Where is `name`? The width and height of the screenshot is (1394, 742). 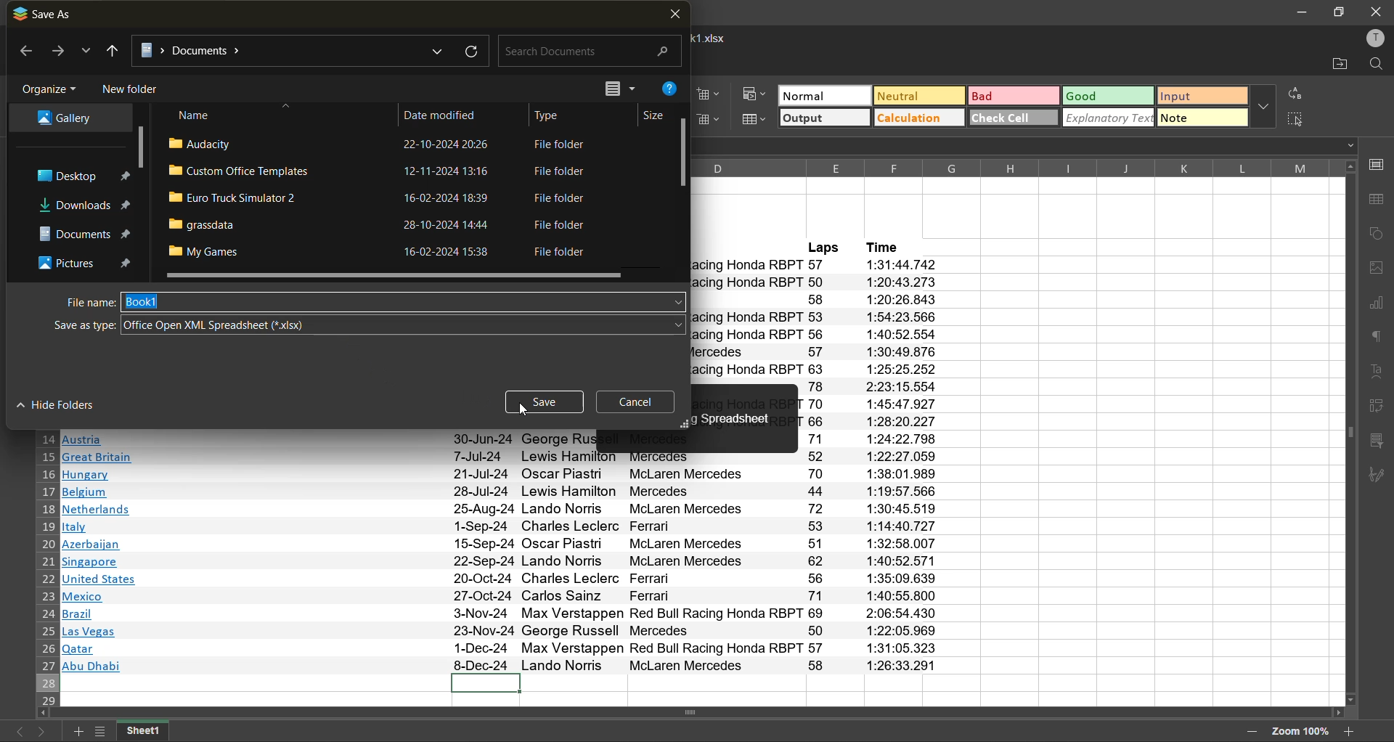 name is located at coordinates (201, 114).